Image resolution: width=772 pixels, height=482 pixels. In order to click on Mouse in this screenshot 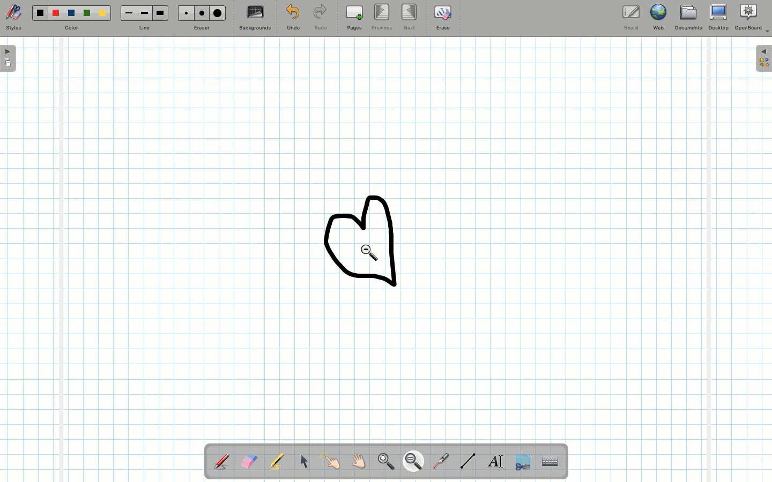, I will do `click(304, 463)`.